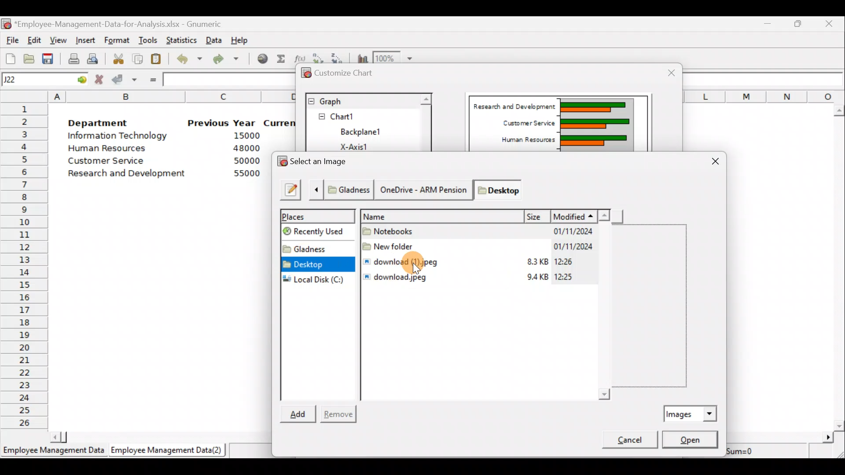 The height and width of the screenshot is (475, 845). What do you see at coordinates (340, 413) in the screenshot?
I see `Remove` at bounding box center [340, 413].